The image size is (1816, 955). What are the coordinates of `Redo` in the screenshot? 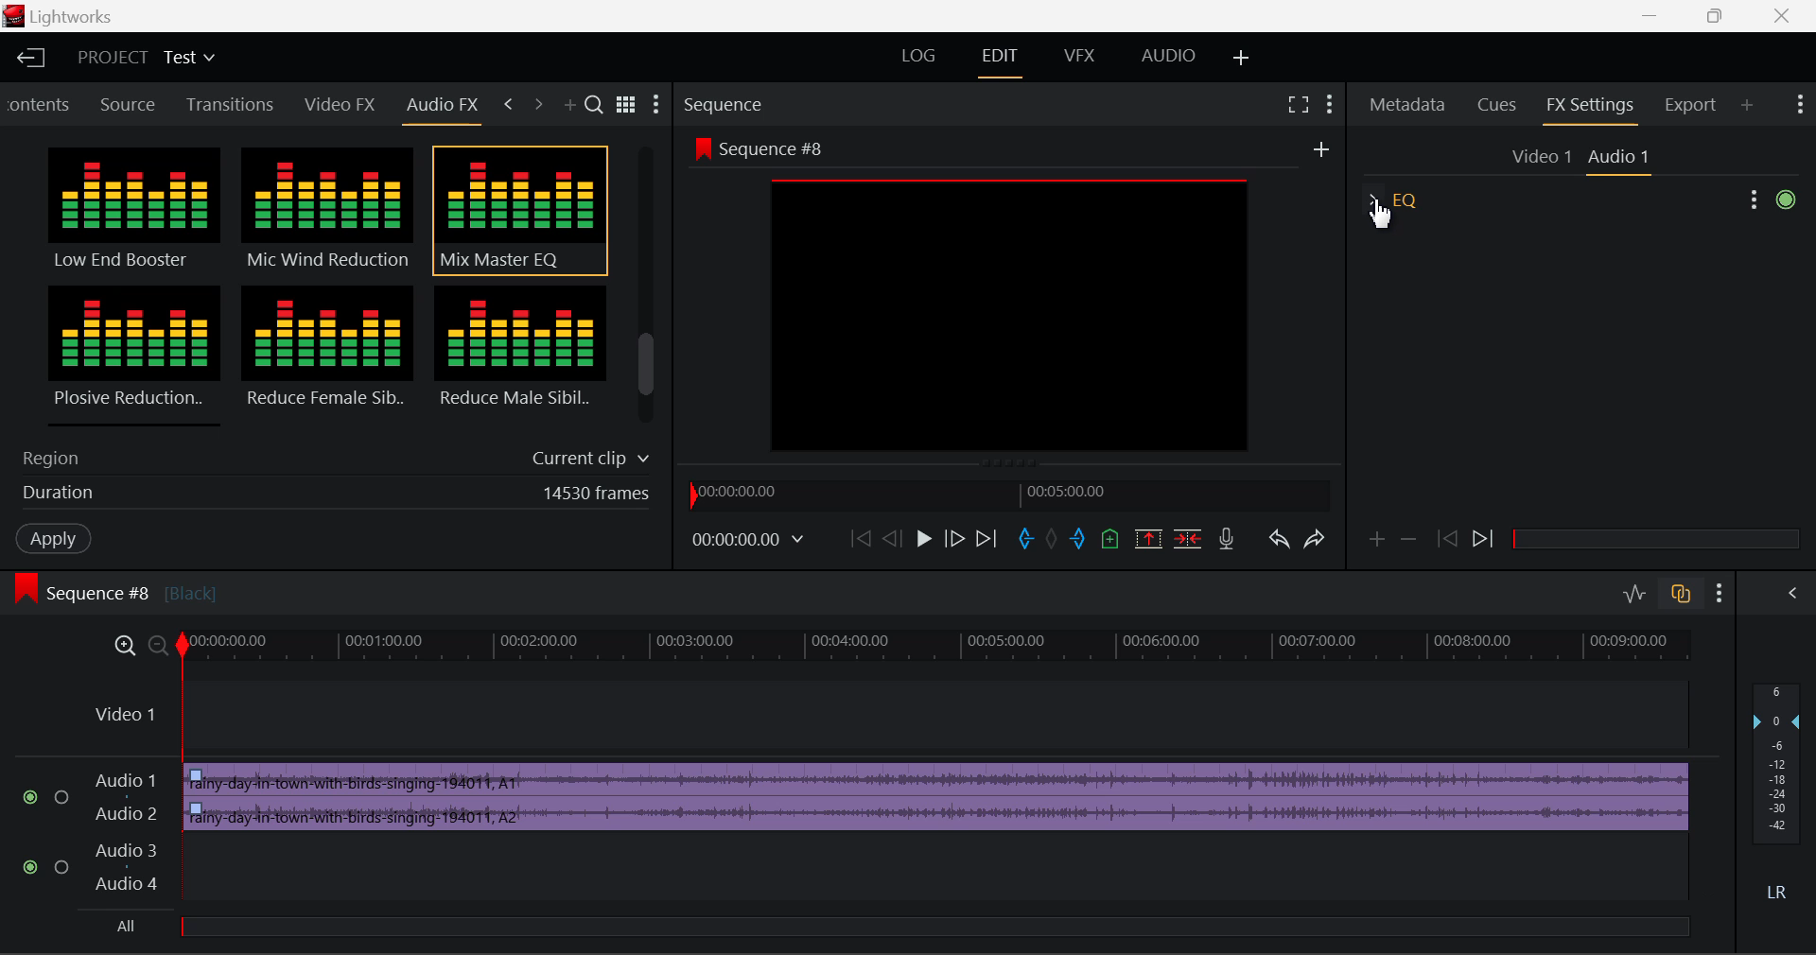 It's located at (1320, 545).